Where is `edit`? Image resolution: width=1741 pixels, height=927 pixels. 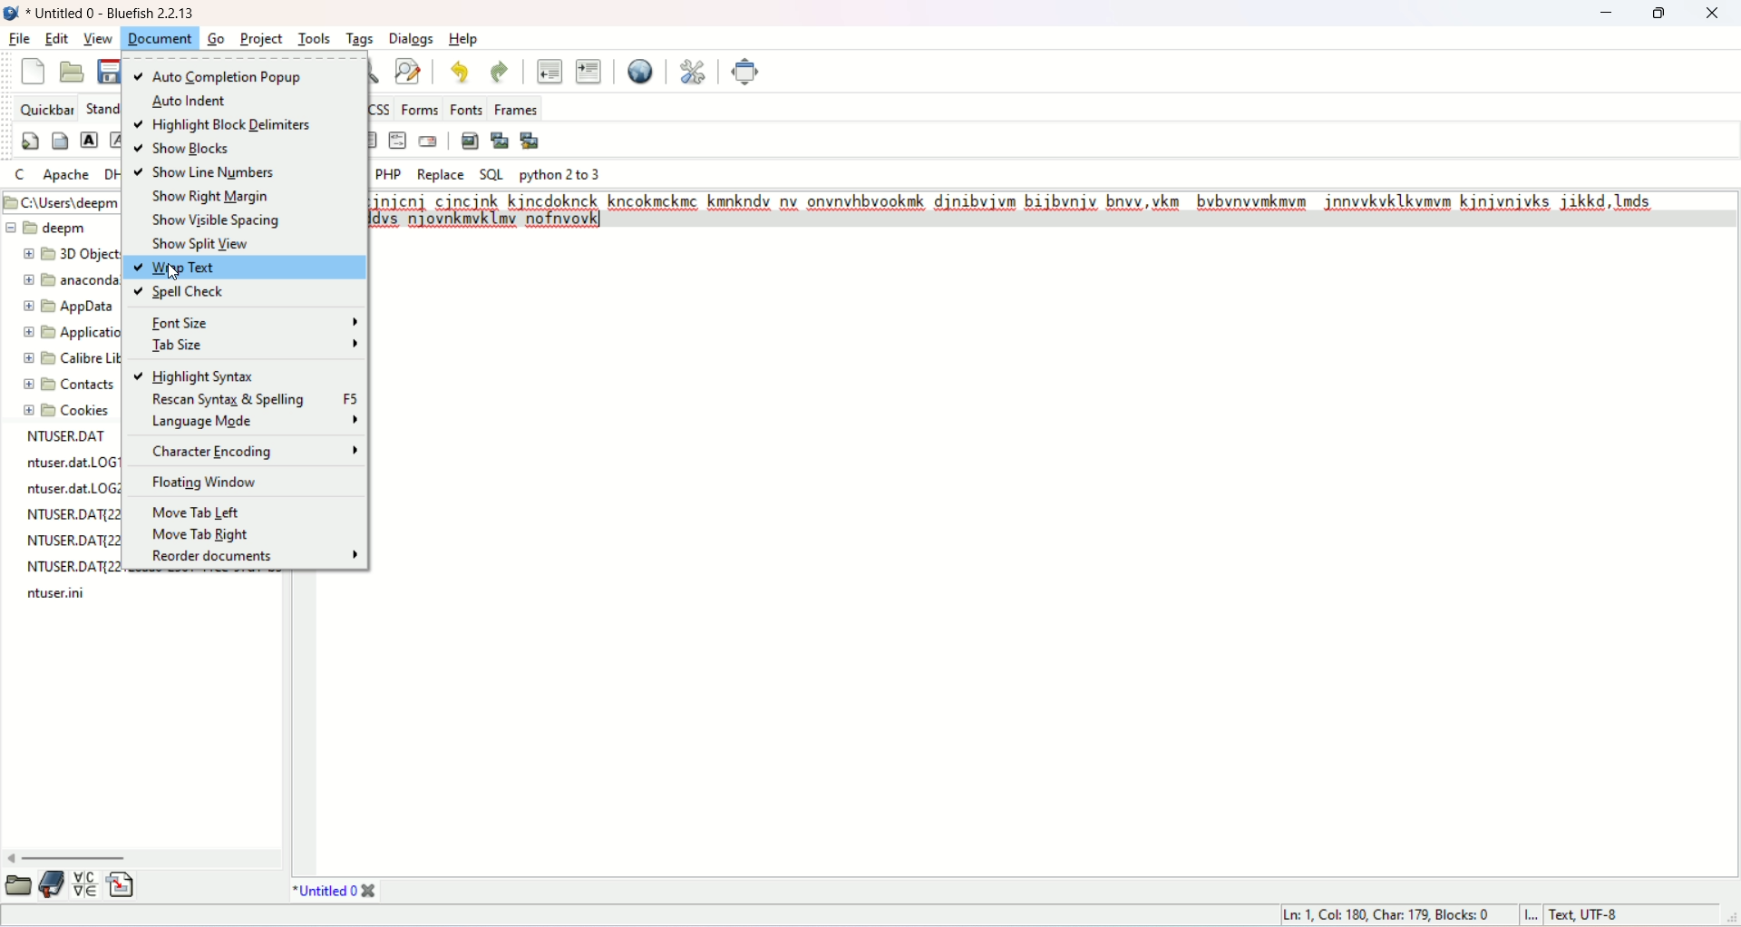
edit is located at coordinates (53, 38).